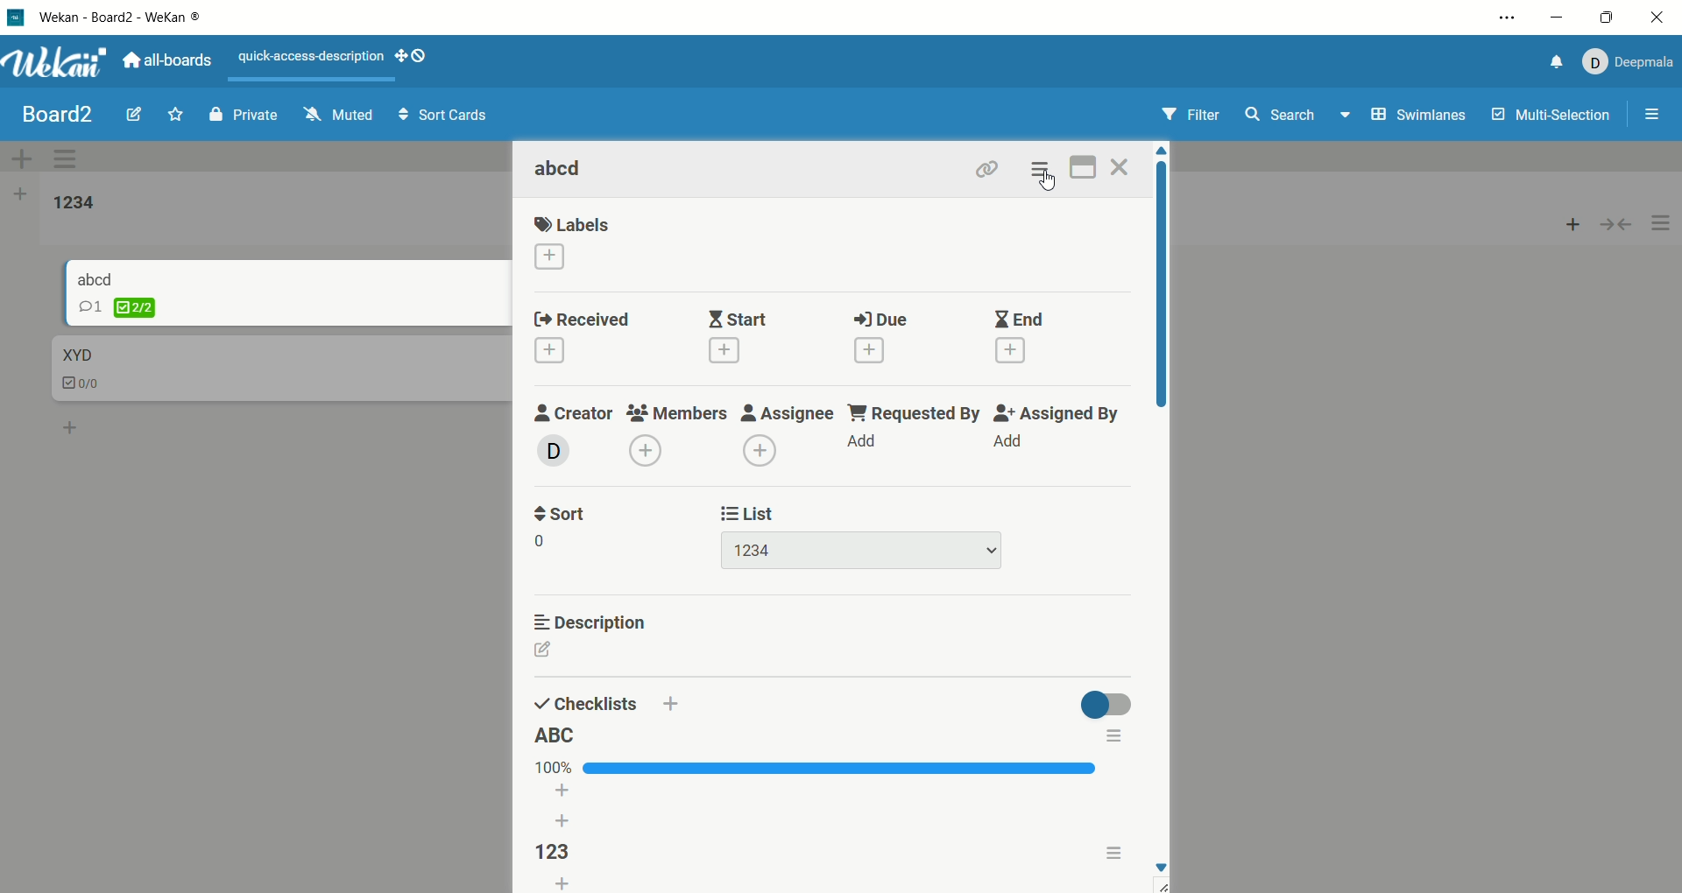  Describe the element at coordinates (565, 809) in the screenshot. I see `add list` at that location.